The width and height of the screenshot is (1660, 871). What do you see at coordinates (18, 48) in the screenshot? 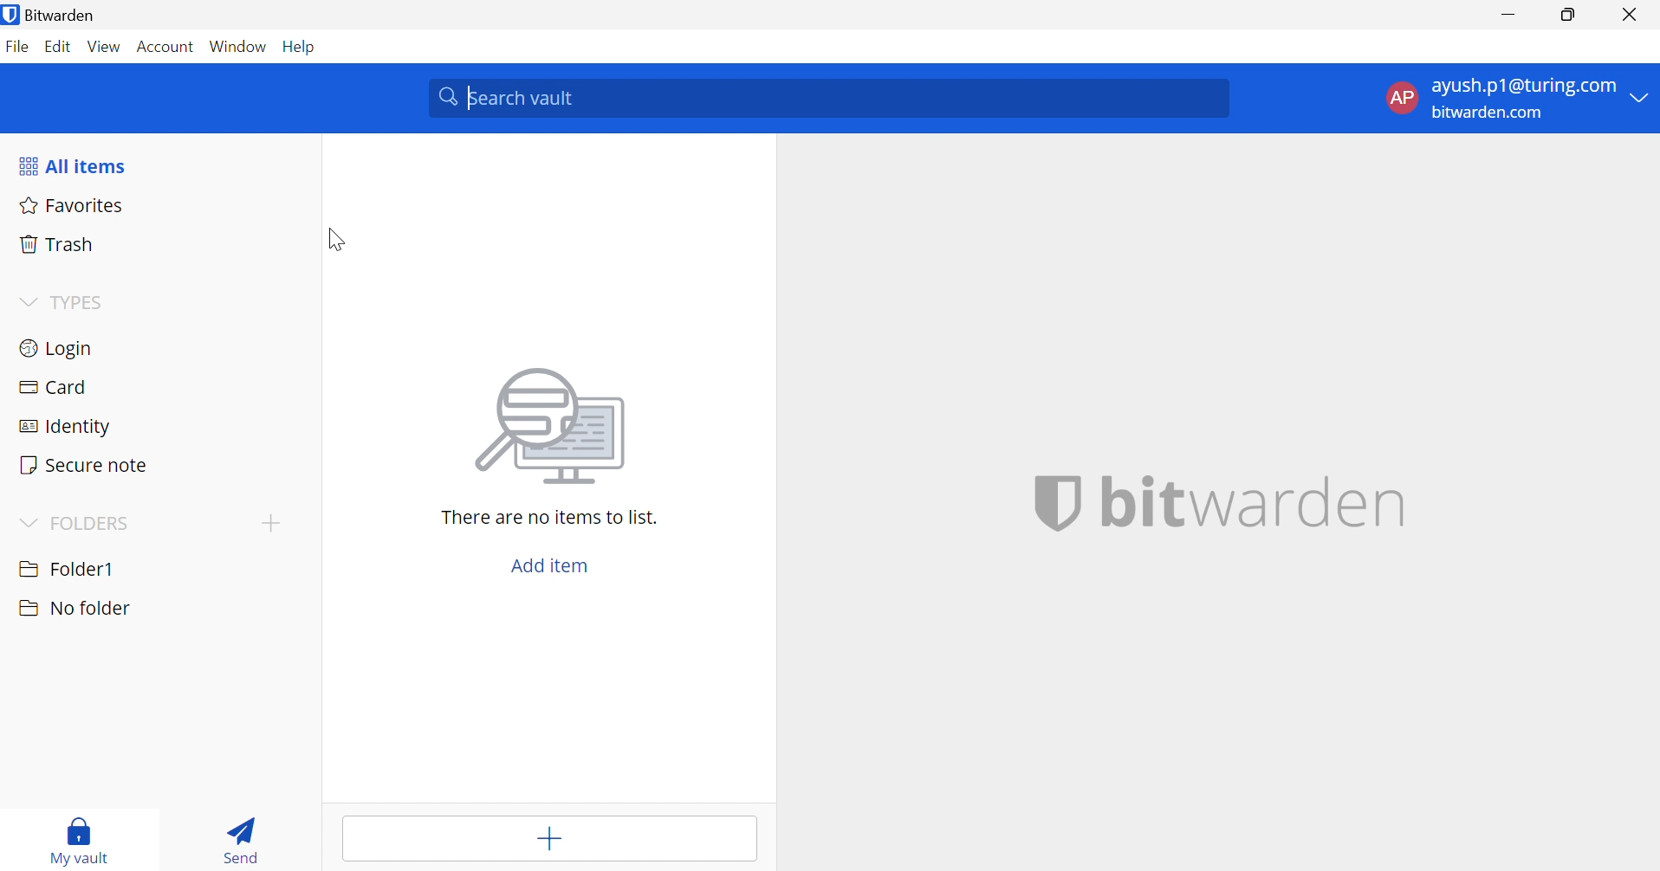
I see `File` at bounding box center [18, 48].